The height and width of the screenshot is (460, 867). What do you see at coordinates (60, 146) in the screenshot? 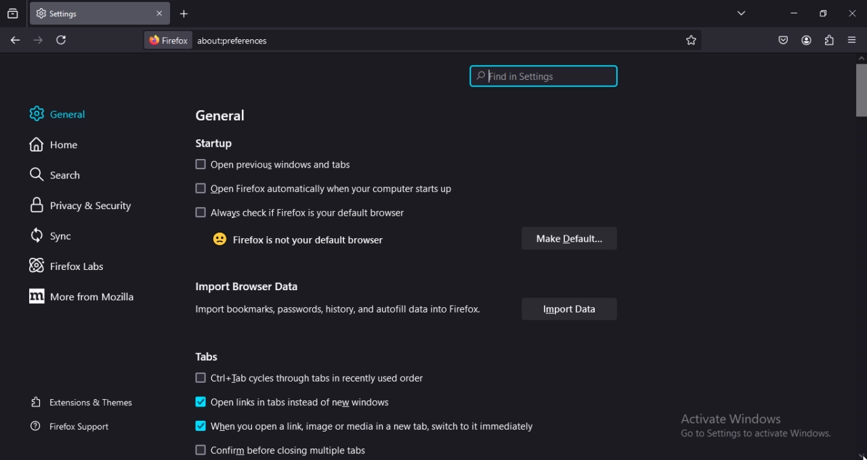
I see `home` at bounding box center [60, 146].